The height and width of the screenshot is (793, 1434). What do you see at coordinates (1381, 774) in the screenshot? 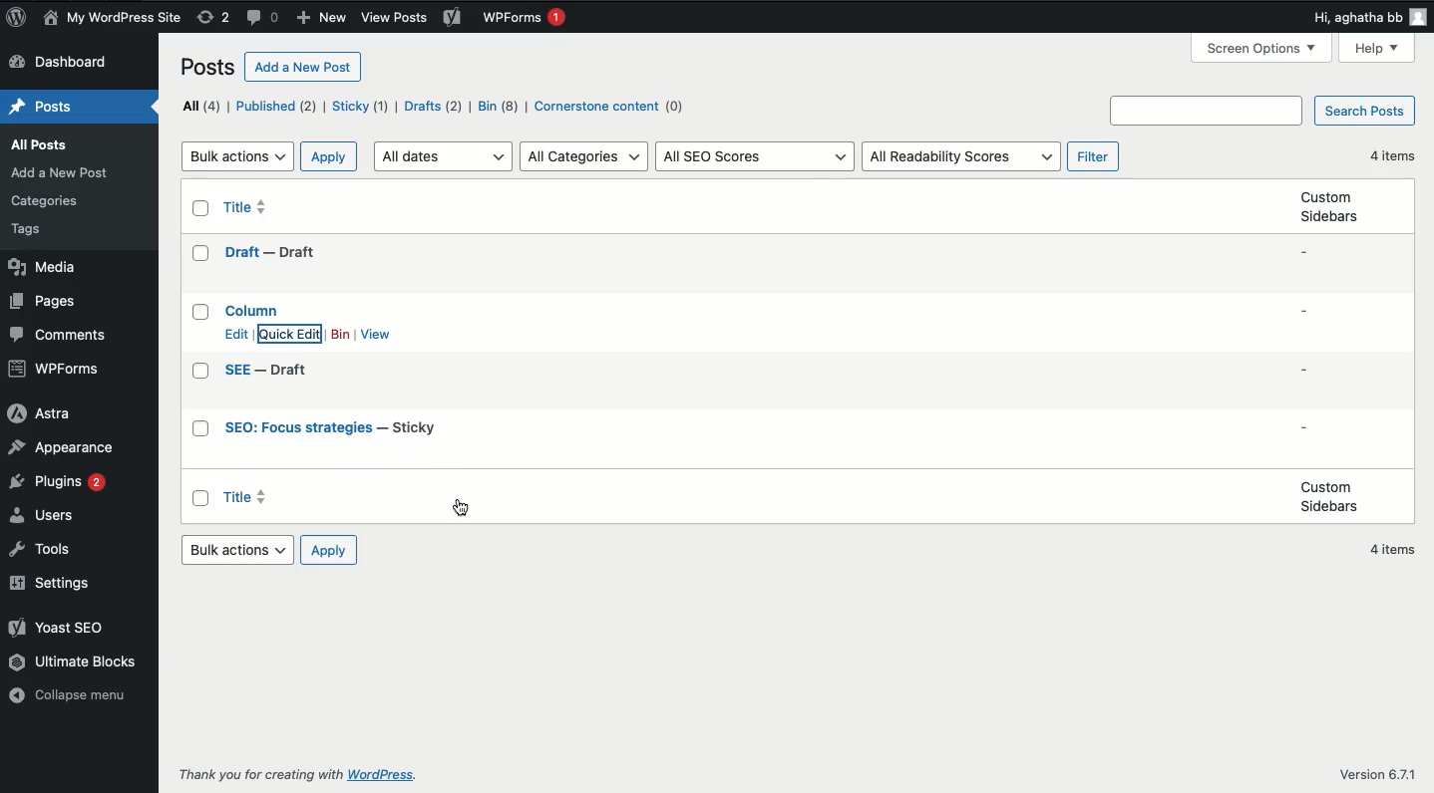
I see `` at bounding box center [1381, 774].